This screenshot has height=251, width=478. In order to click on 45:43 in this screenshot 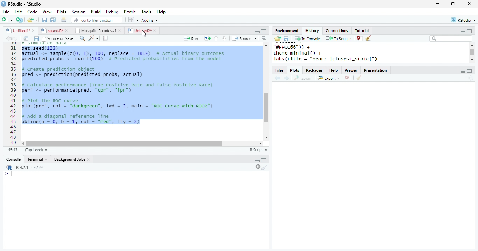, I will do `click(13, 149)`.